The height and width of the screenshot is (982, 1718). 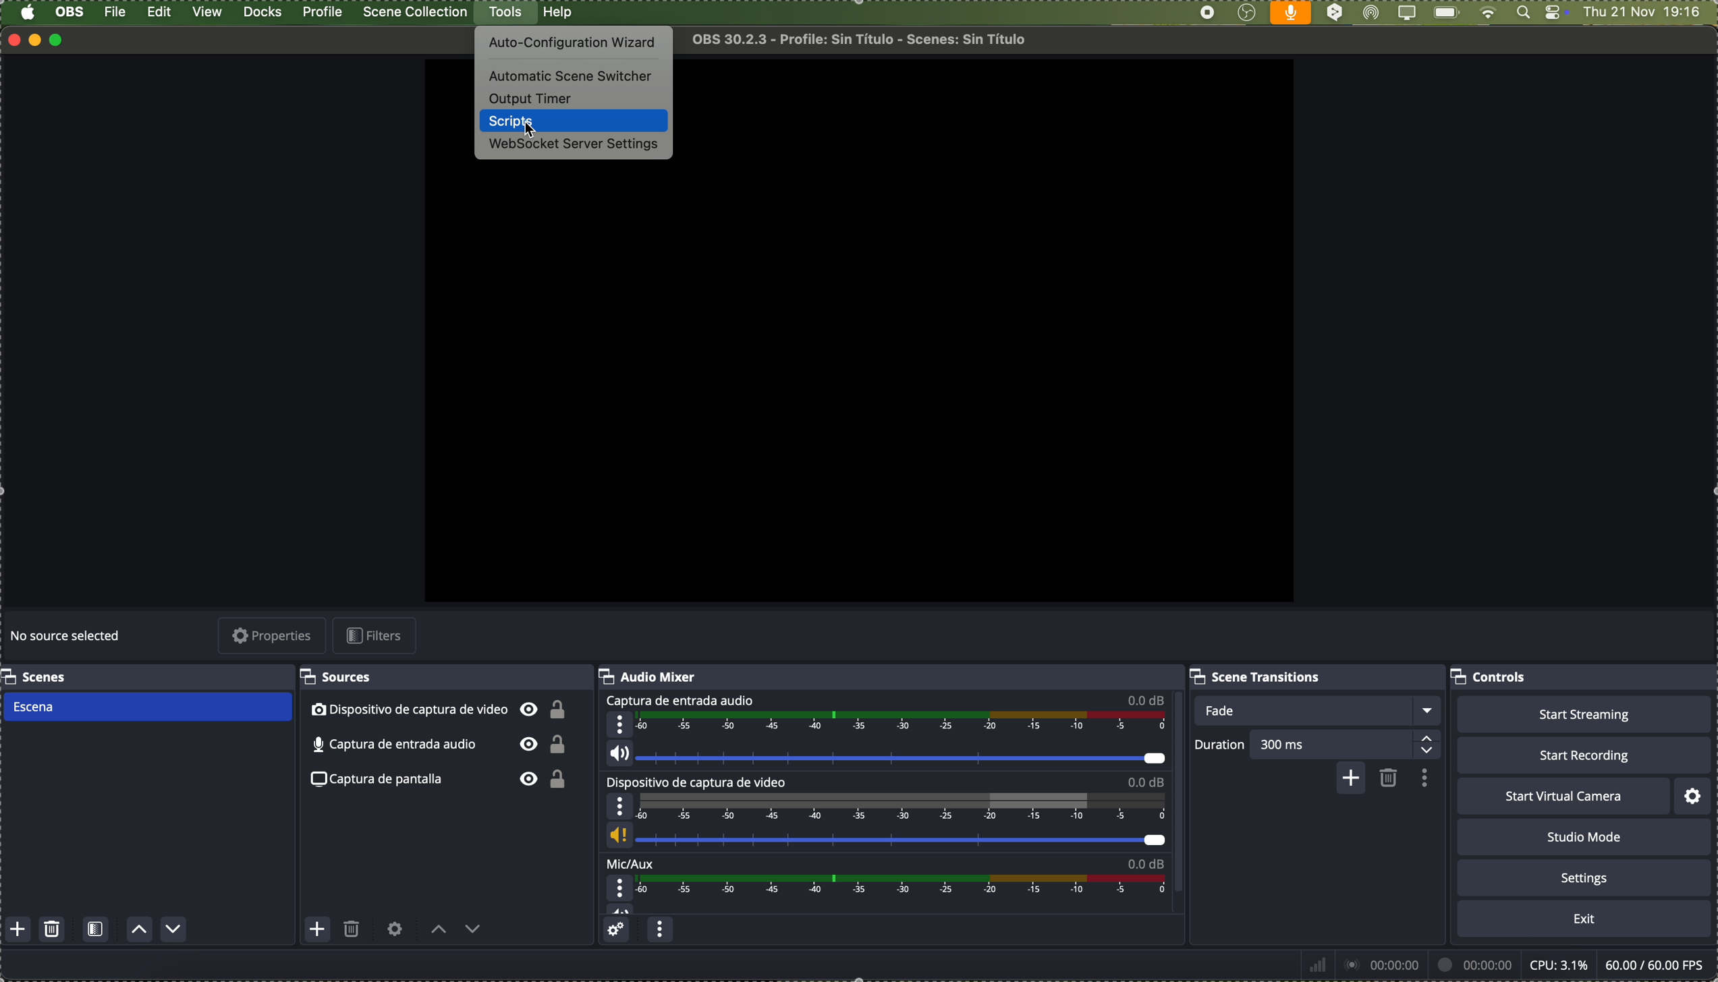 What do you see at coordinates (317, 929) in the screenshot?
I see `add source` at bounding box center [317, 929].